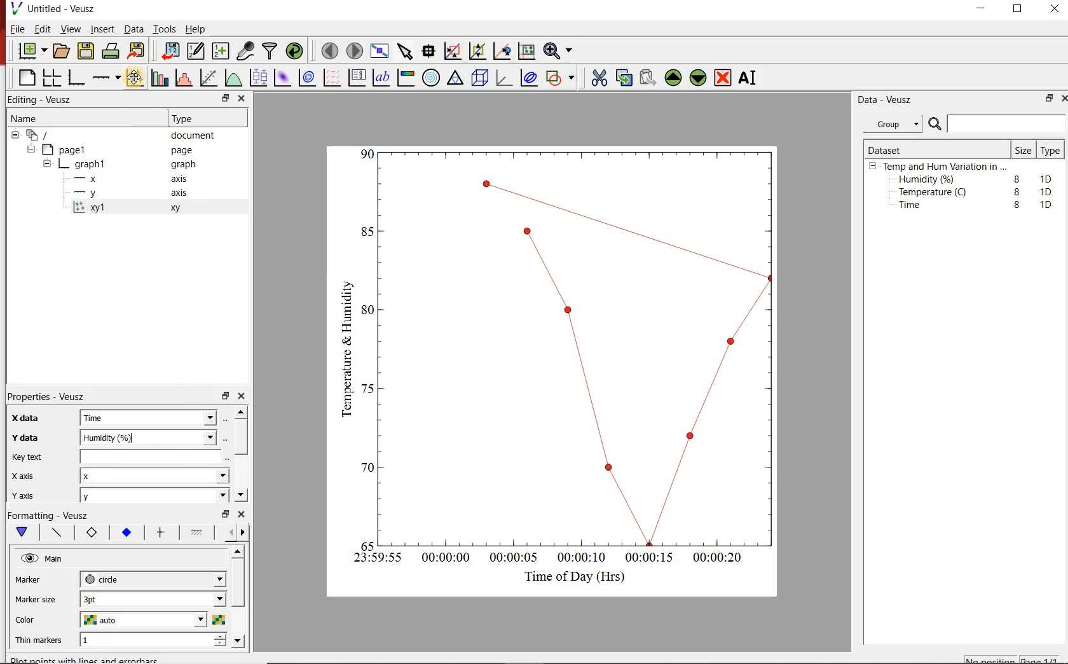 The image size is (1068, 664). I want to click on Export to graphics format, so click(138, 50).